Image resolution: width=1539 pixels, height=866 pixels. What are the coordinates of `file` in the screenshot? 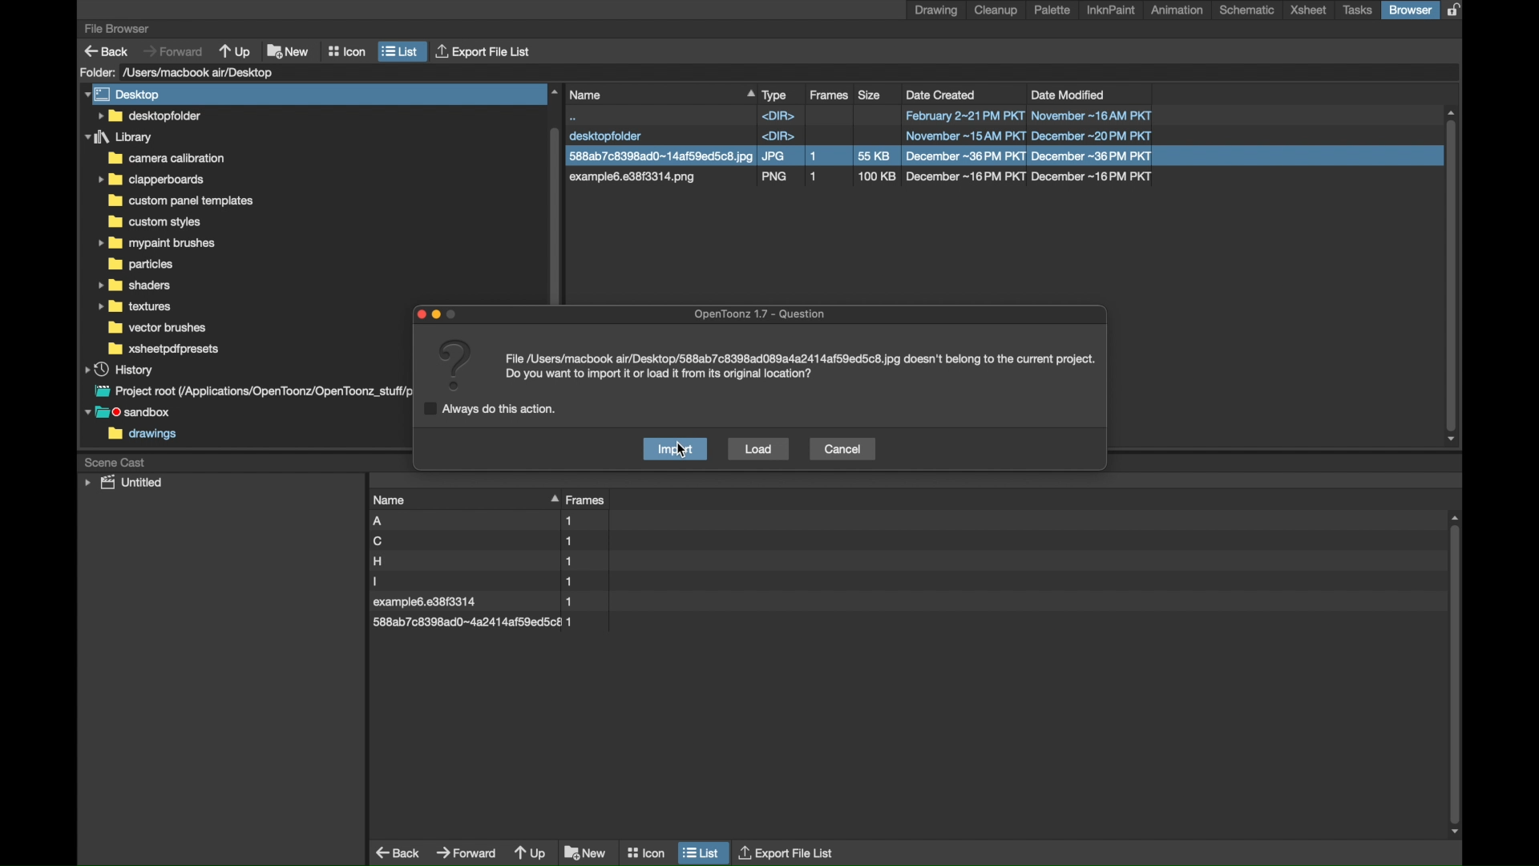 It's located at (864, 178).